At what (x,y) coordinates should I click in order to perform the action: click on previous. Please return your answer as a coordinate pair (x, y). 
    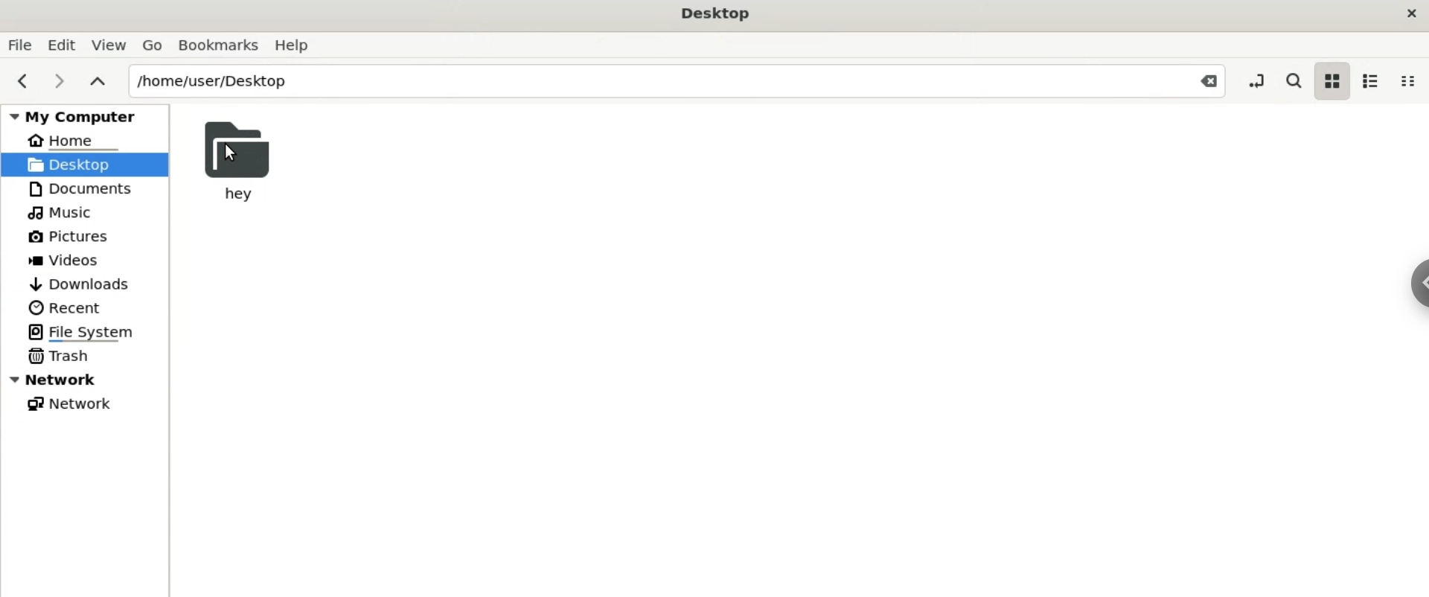
    Looking at the image, I should click on (19, 80).